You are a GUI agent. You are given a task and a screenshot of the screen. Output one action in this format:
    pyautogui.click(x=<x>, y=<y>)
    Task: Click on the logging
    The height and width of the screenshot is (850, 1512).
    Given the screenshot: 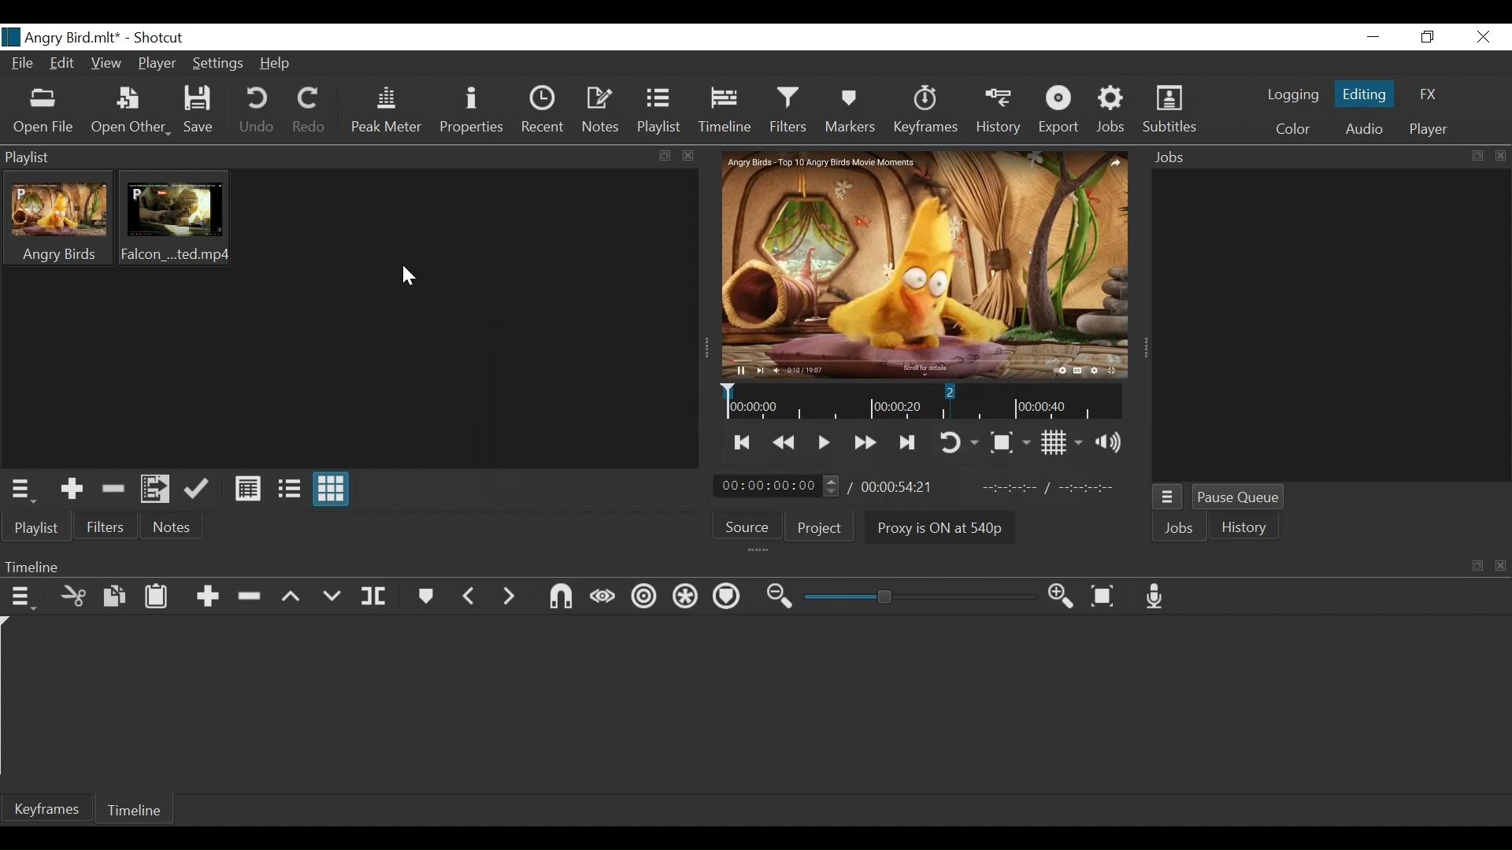 What is the action you would take?
    pyautogui.click(x=1291, y=95)
    